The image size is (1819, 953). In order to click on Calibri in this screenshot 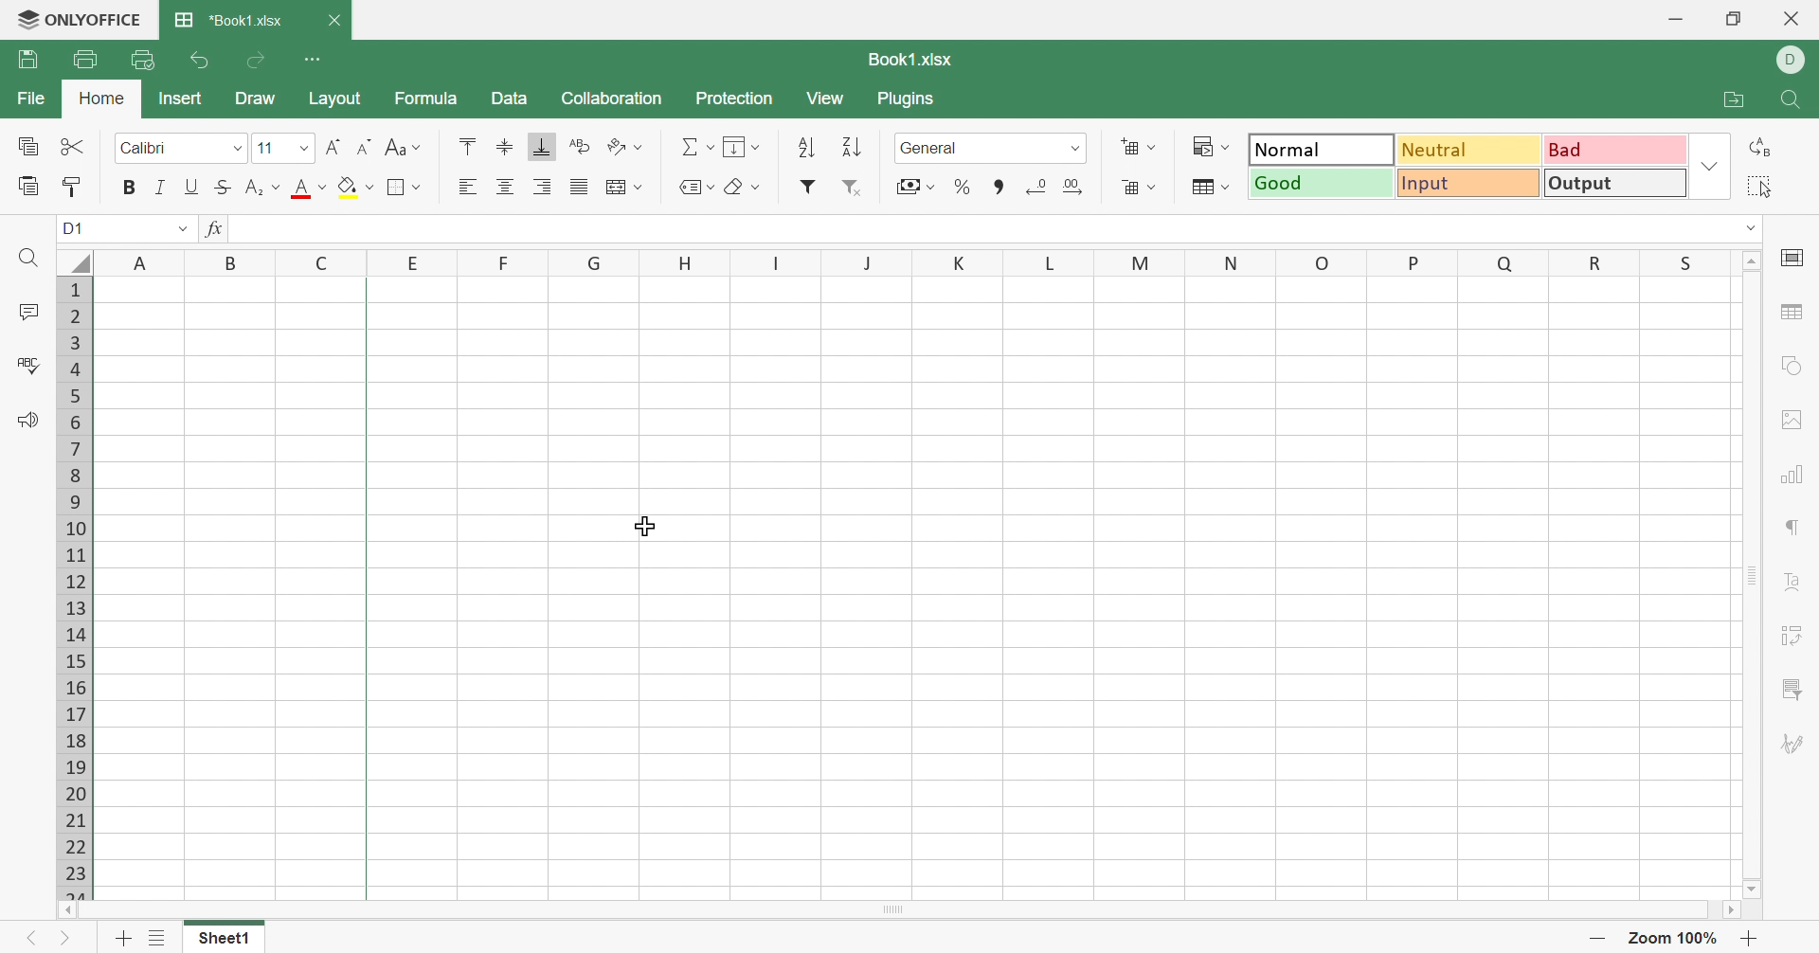, I will do `click(152, 146)`.